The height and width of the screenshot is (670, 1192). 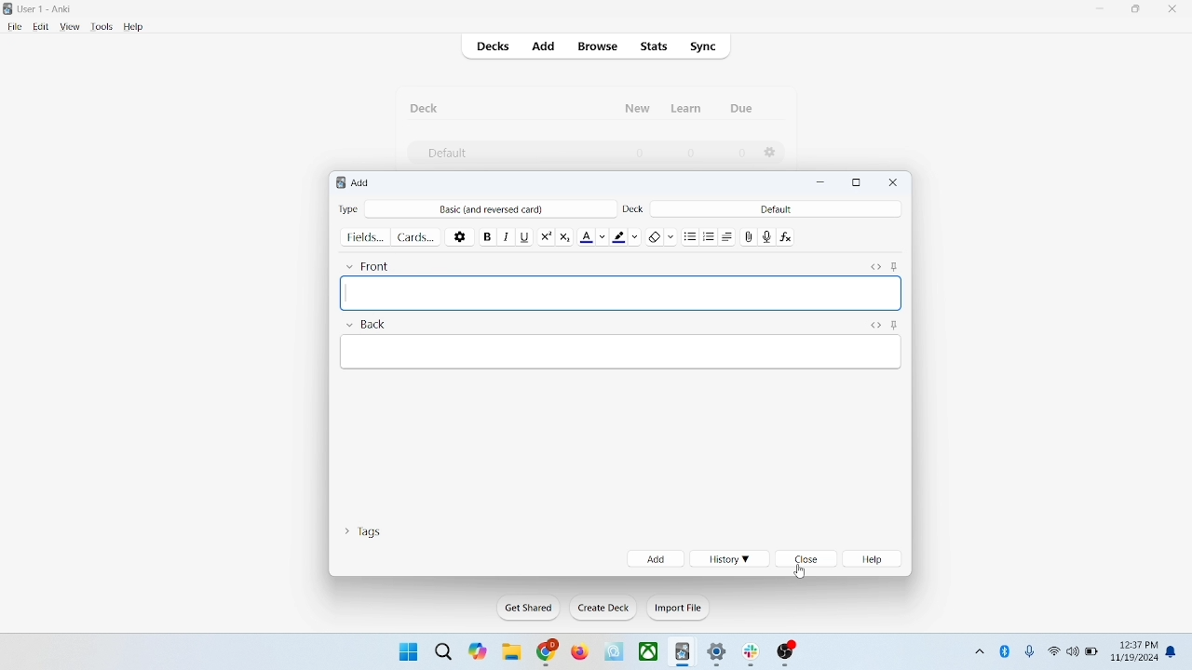 I want to click on HTML editor, so click(x=874, y=324).